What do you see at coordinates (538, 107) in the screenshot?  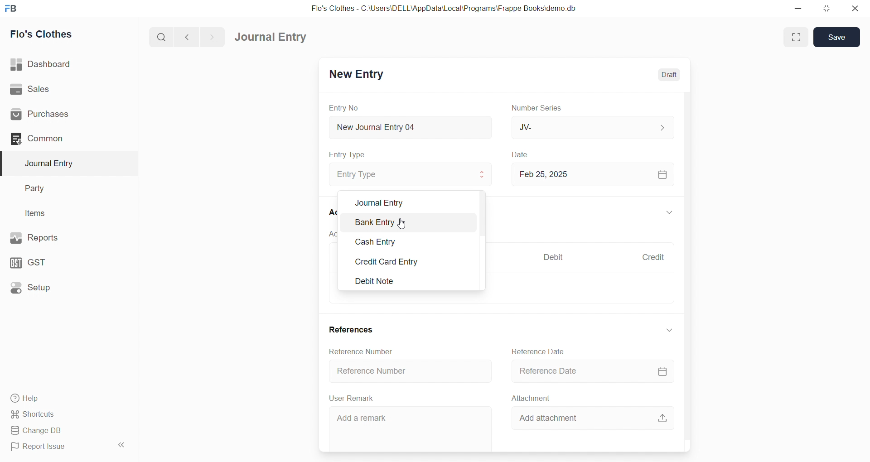 I see `Number Series` at bounding box center [538, 107].